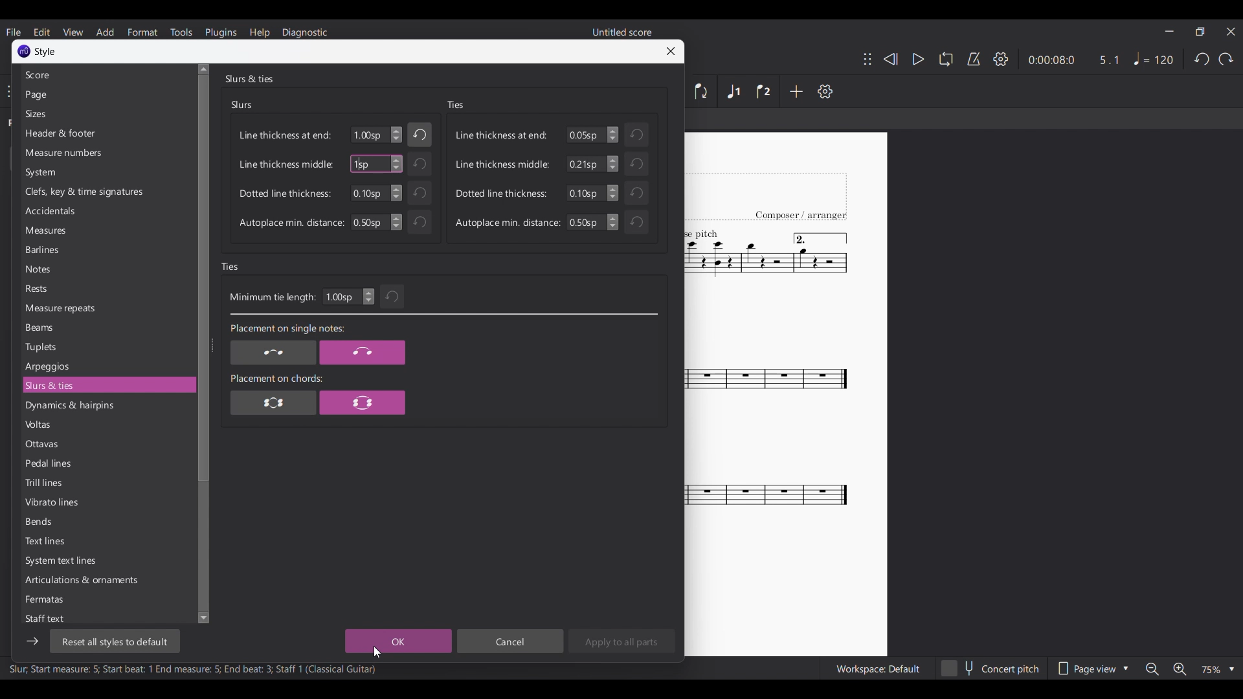 The width and height of the screenshot is (1243, 699). I want to click on Zoom in, so click(1178, 669).